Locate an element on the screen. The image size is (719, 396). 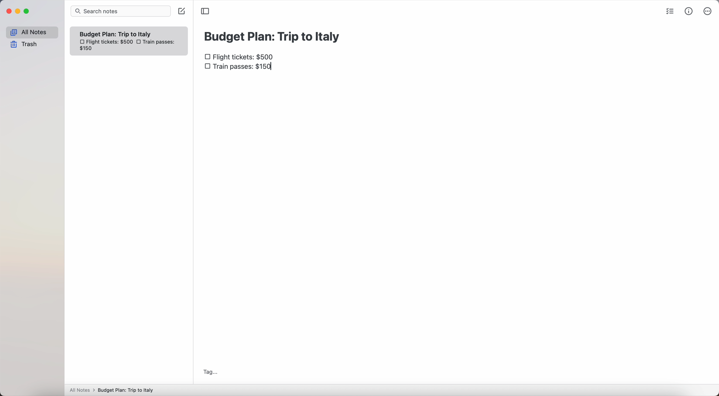
flight tickets: $500 is located at coordinates (106, 43).